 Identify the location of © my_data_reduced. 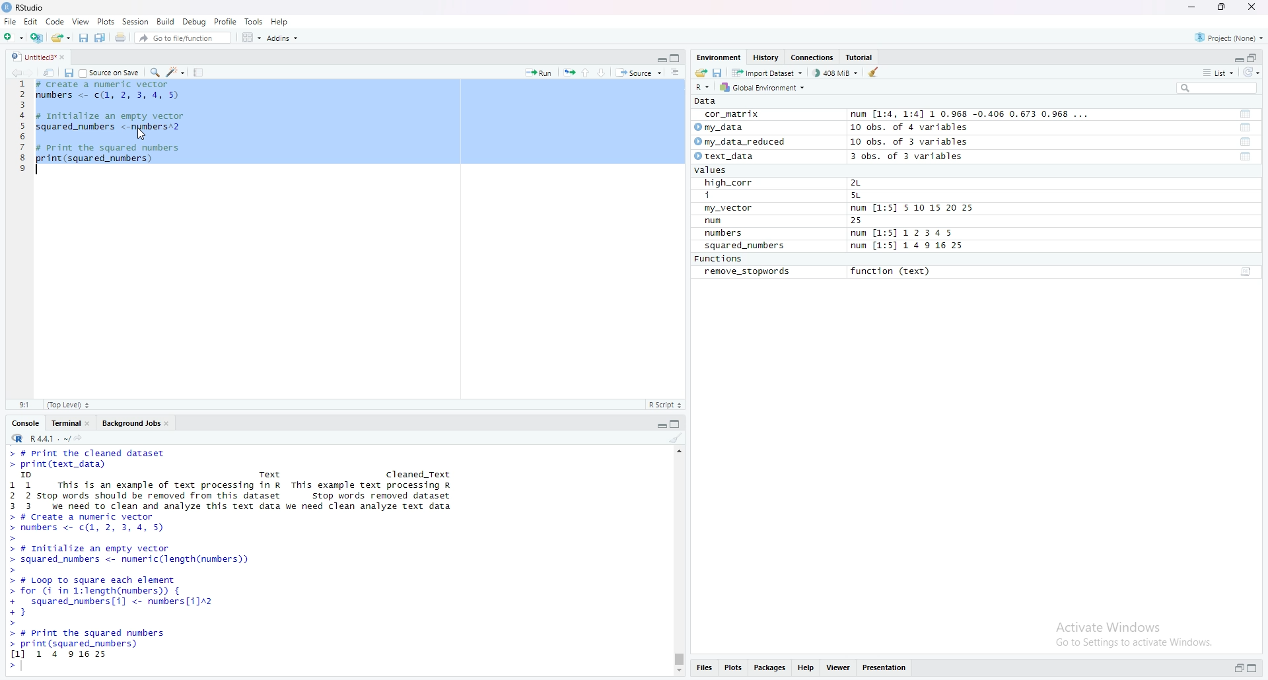
(738, 142).